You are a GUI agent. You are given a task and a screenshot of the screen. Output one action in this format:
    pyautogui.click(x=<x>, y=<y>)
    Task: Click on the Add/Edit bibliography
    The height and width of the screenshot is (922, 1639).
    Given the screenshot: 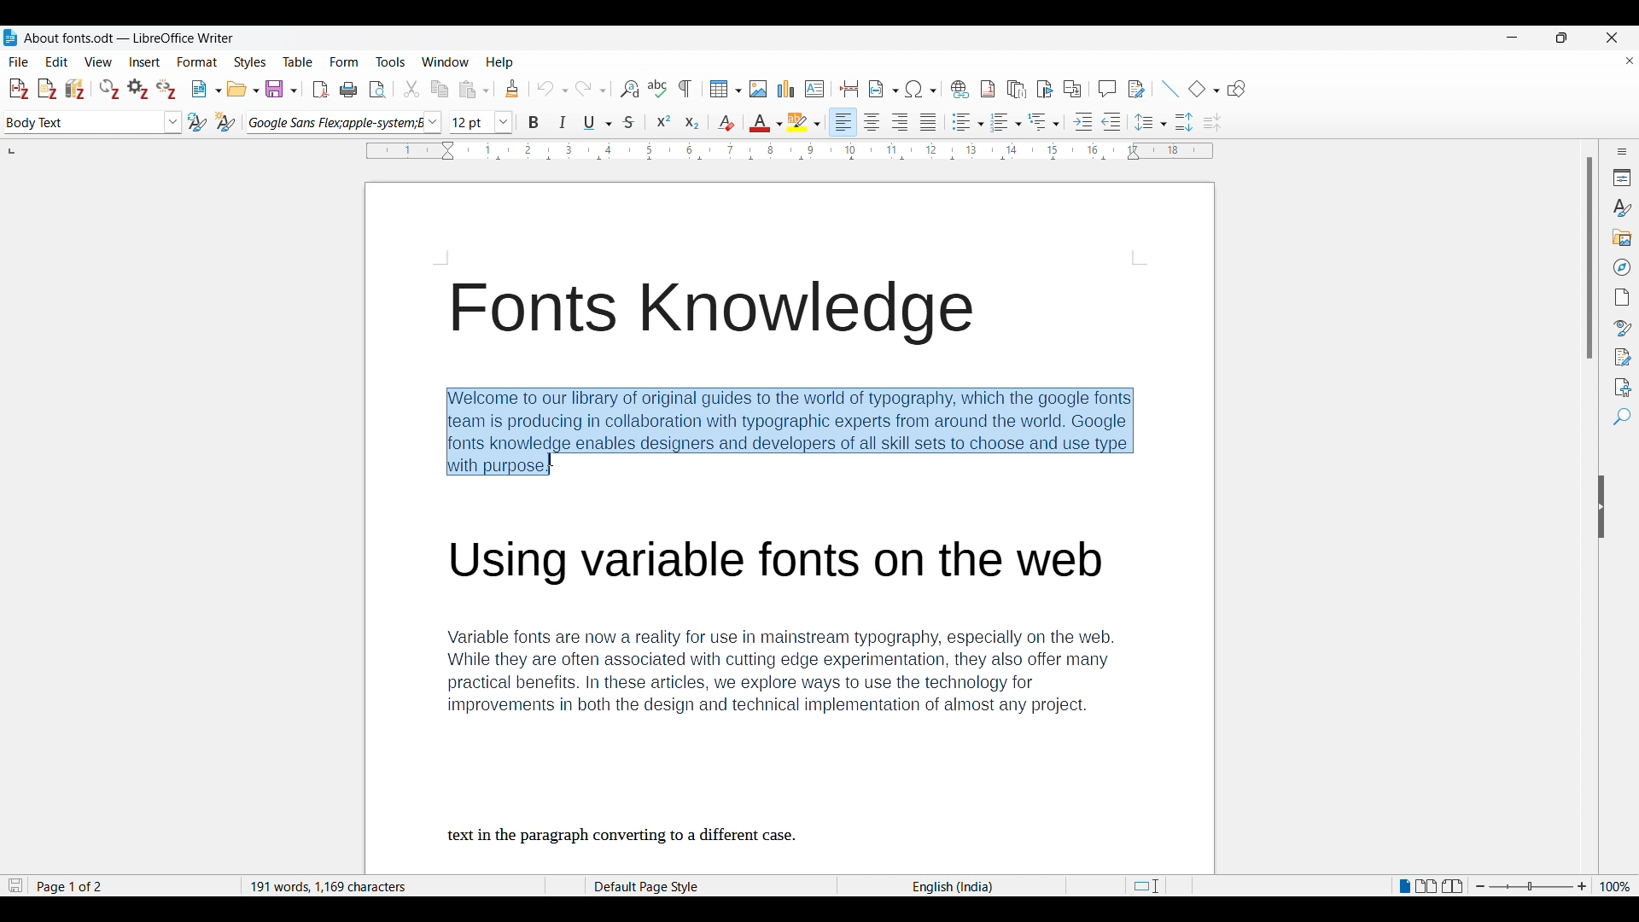 What is the action you would take?
    pyautogui.click(x=76, y=90)
    